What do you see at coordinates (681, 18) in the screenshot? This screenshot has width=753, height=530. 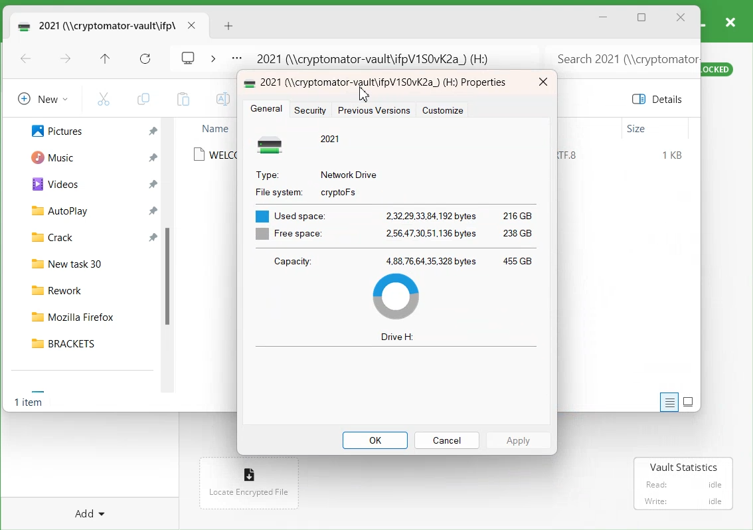 I see `Close` at bounding box center [681, 18].